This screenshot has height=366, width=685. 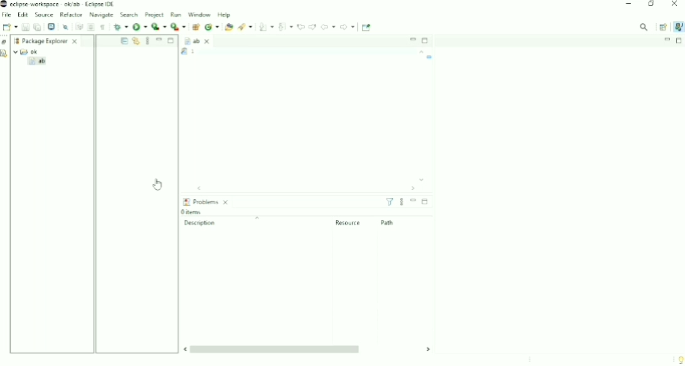 What do you see at coordinates (229, 27) in the screenshot?
I see `Open Type` at bounding box center [229, 27].